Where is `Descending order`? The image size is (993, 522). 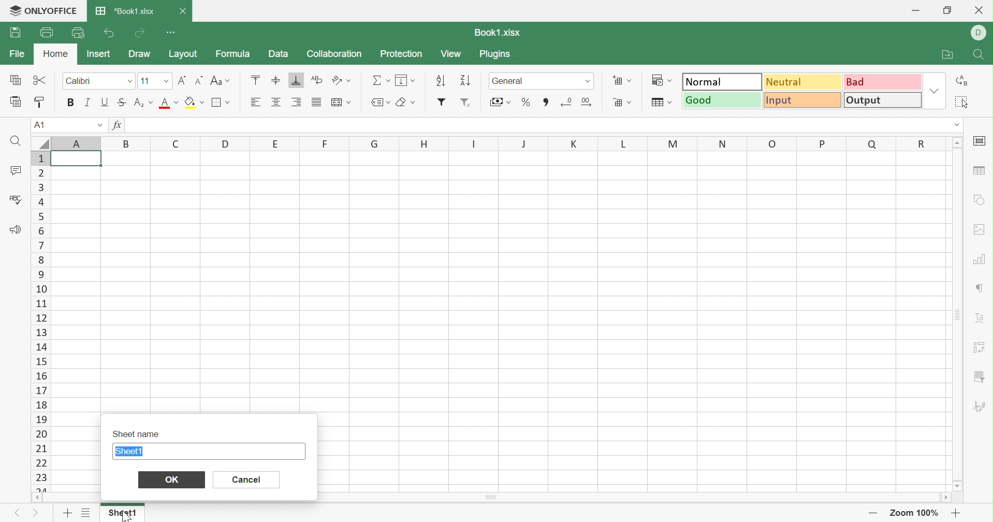 Descending order is located at coordinates (464, 80).